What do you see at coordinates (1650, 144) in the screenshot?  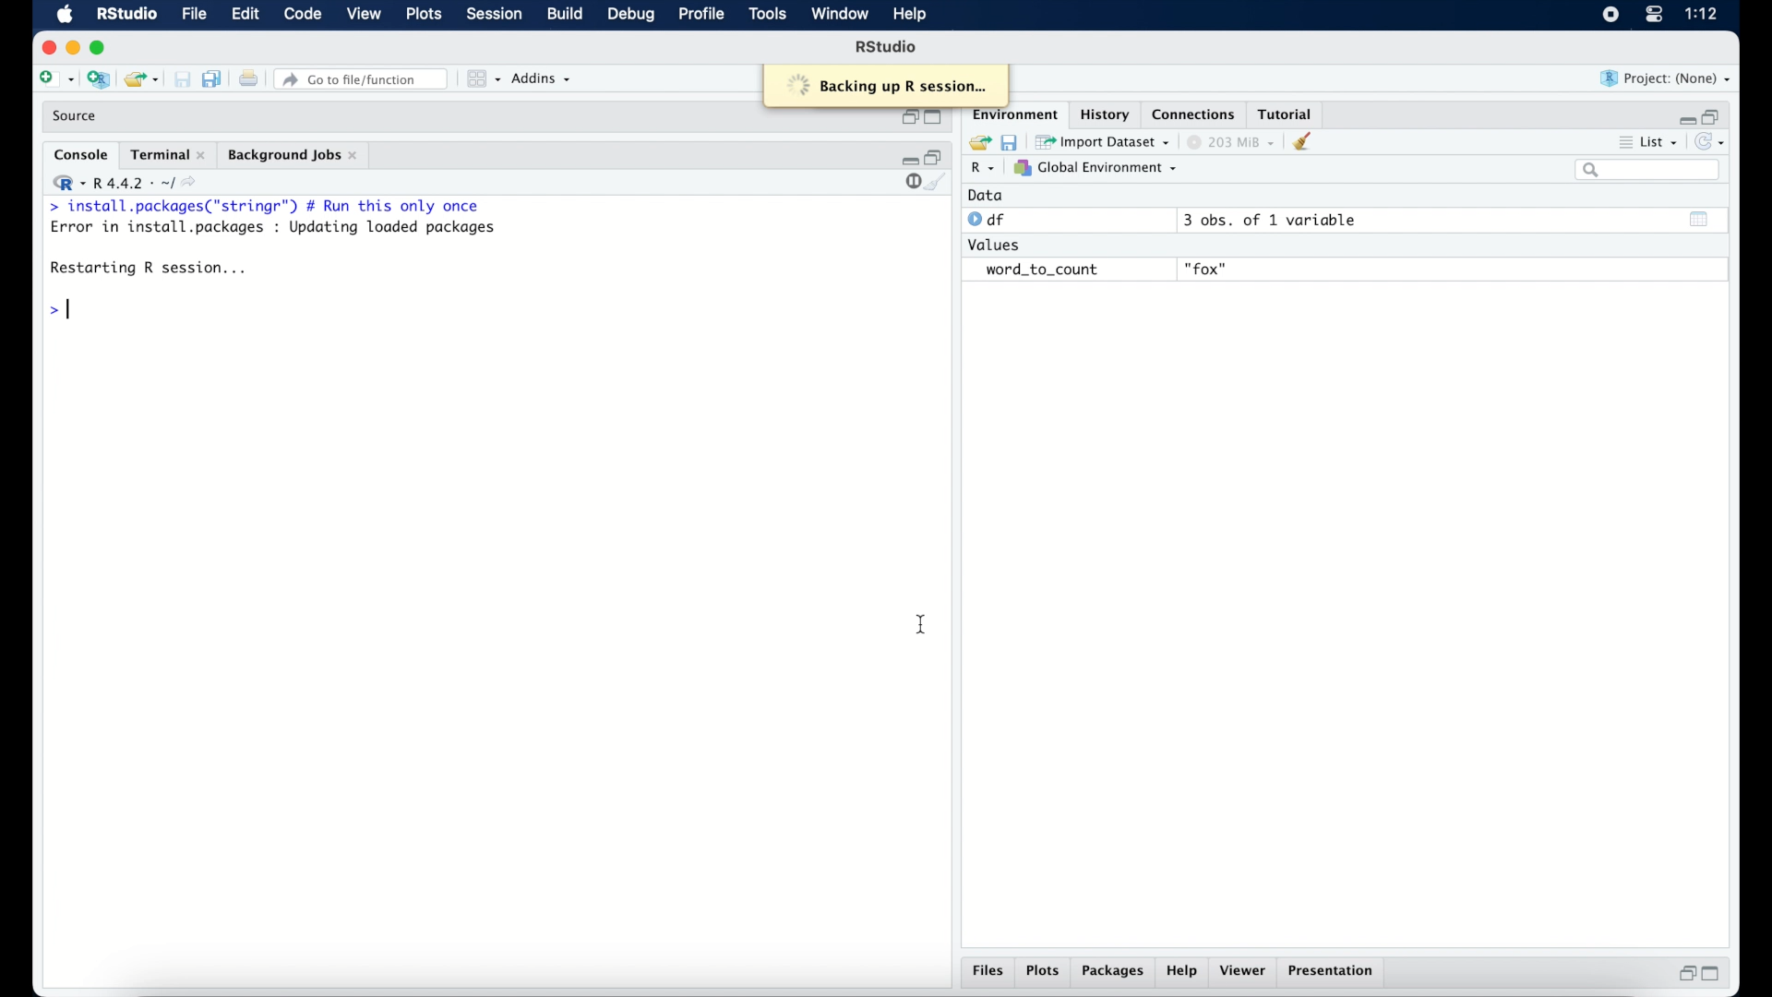 I see `list` at bounding box center [1650, 144].